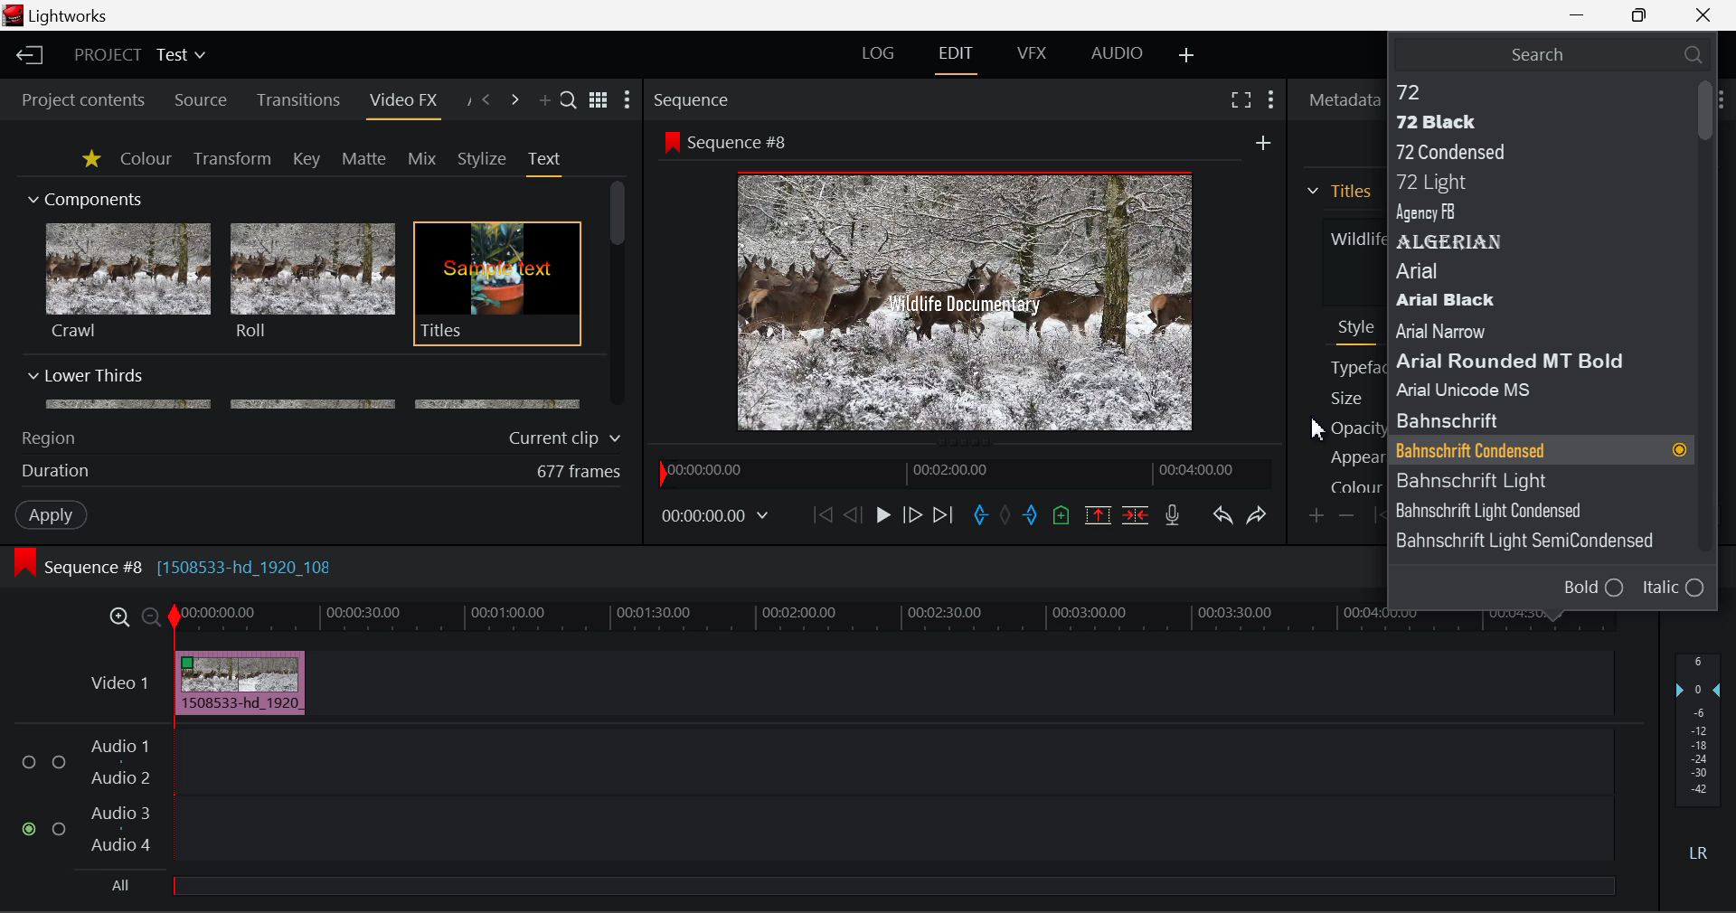 The width and height of the screenshot is (1736, 913). Describe the element at coordinates (853, 514) in the screenshot. I see `Go Back` at that location.